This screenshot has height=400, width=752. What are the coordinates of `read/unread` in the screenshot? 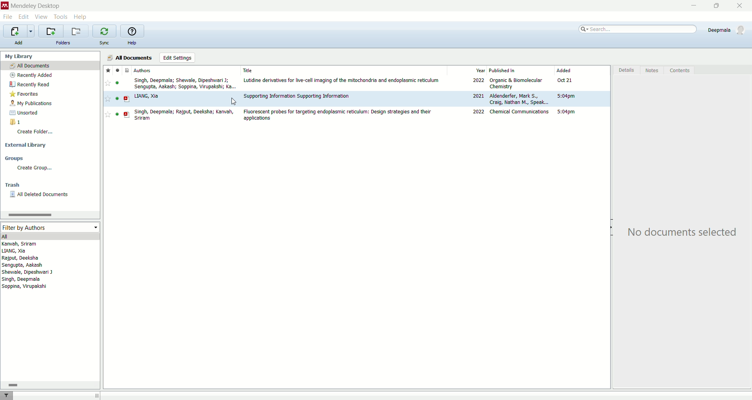 It's located at (118, 70).